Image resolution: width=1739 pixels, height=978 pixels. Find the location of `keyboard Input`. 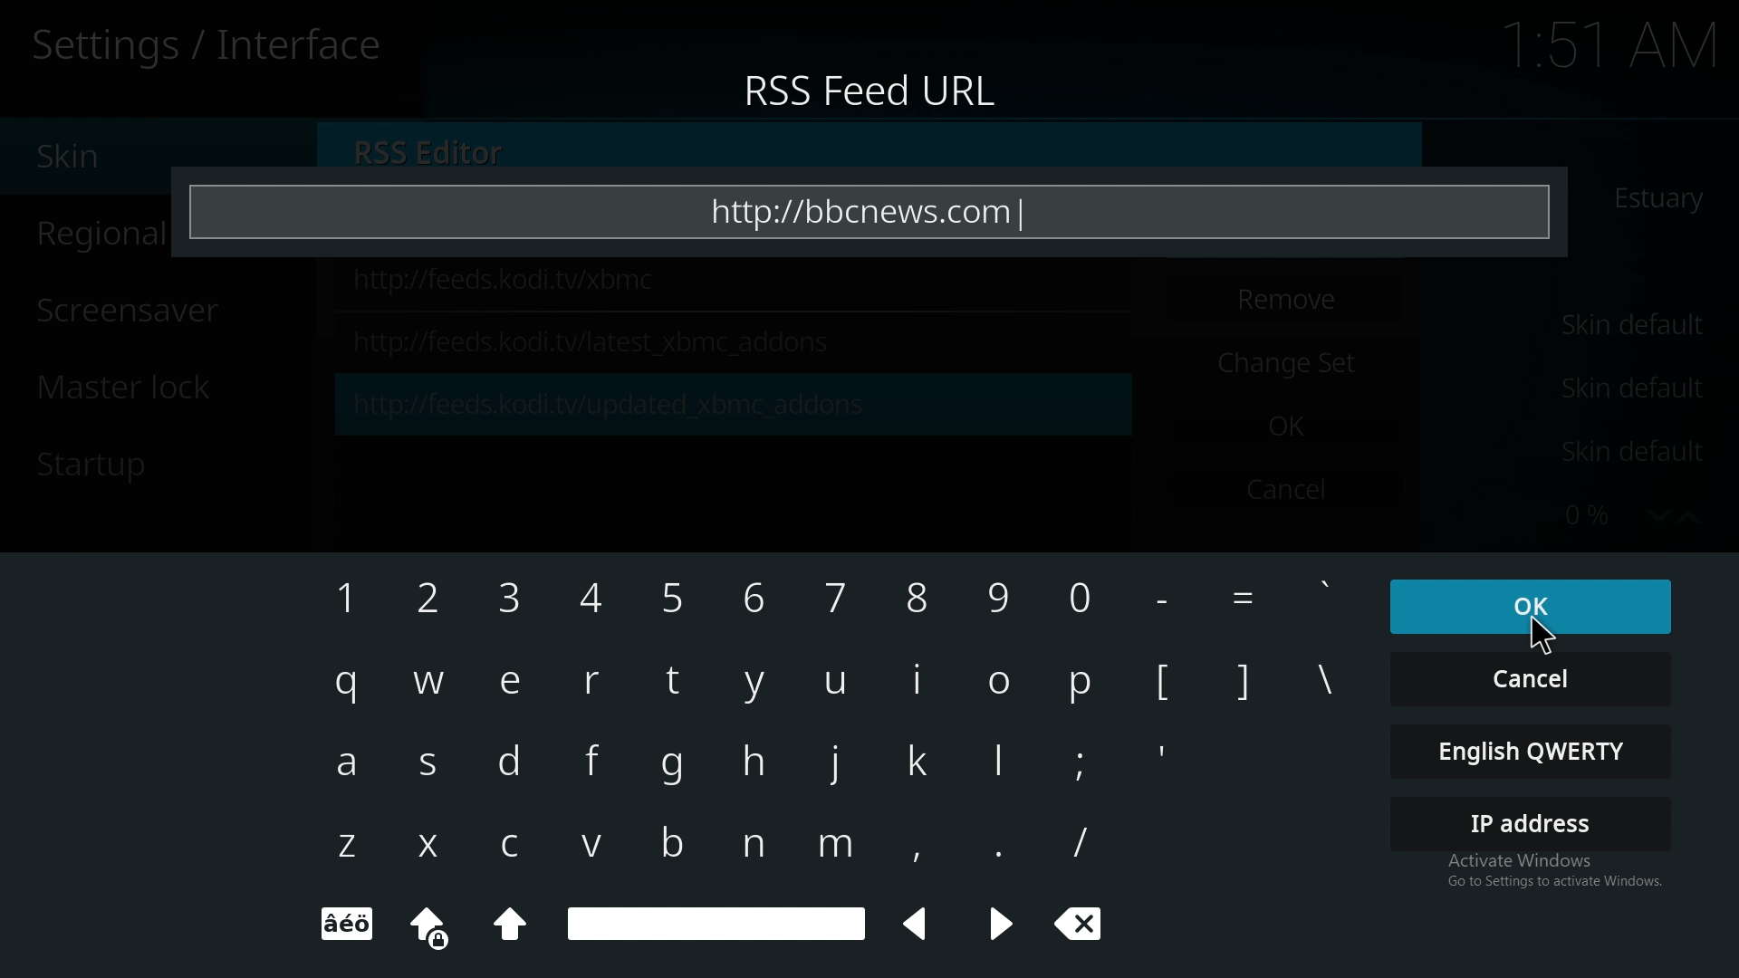

keyboard Input is located at coordinates (348, 925).